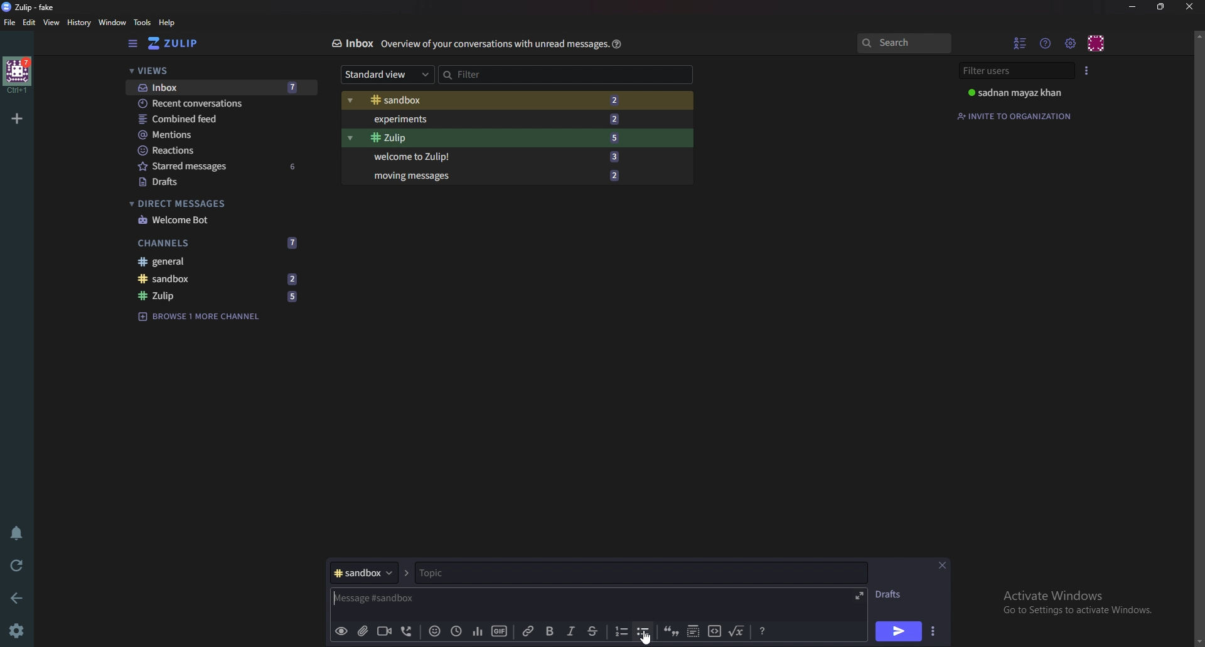  What do you see at coordinates (80, 23) in the screenshot?
I see `History` at bounding box center [80, 23].